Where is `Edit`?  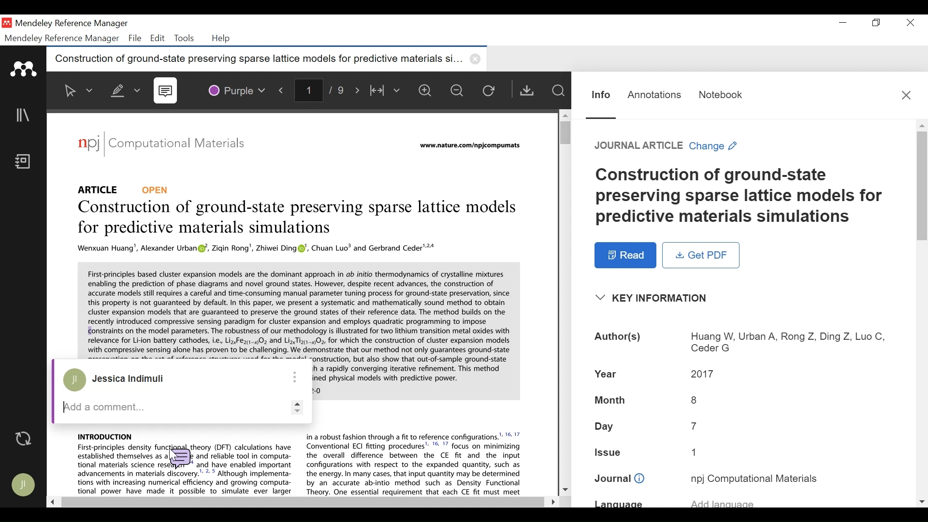
Edit is located at coordinates (158, 38).